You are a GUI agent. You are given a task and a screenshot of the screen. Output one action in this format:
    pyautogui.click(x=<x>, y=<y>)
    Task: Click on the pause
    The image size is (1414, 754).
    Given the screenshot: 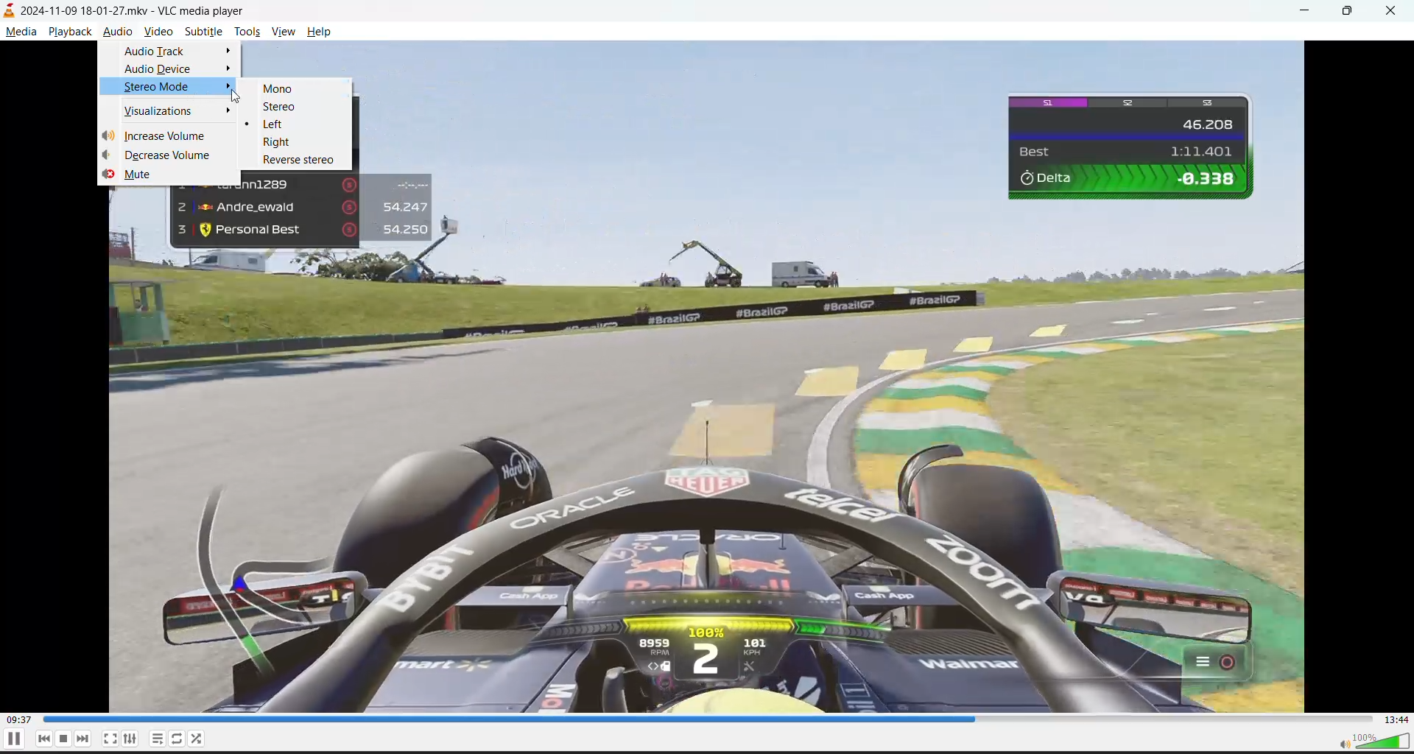 What is the action you would take?
    pyautogui.click(x=10, y=741)
    